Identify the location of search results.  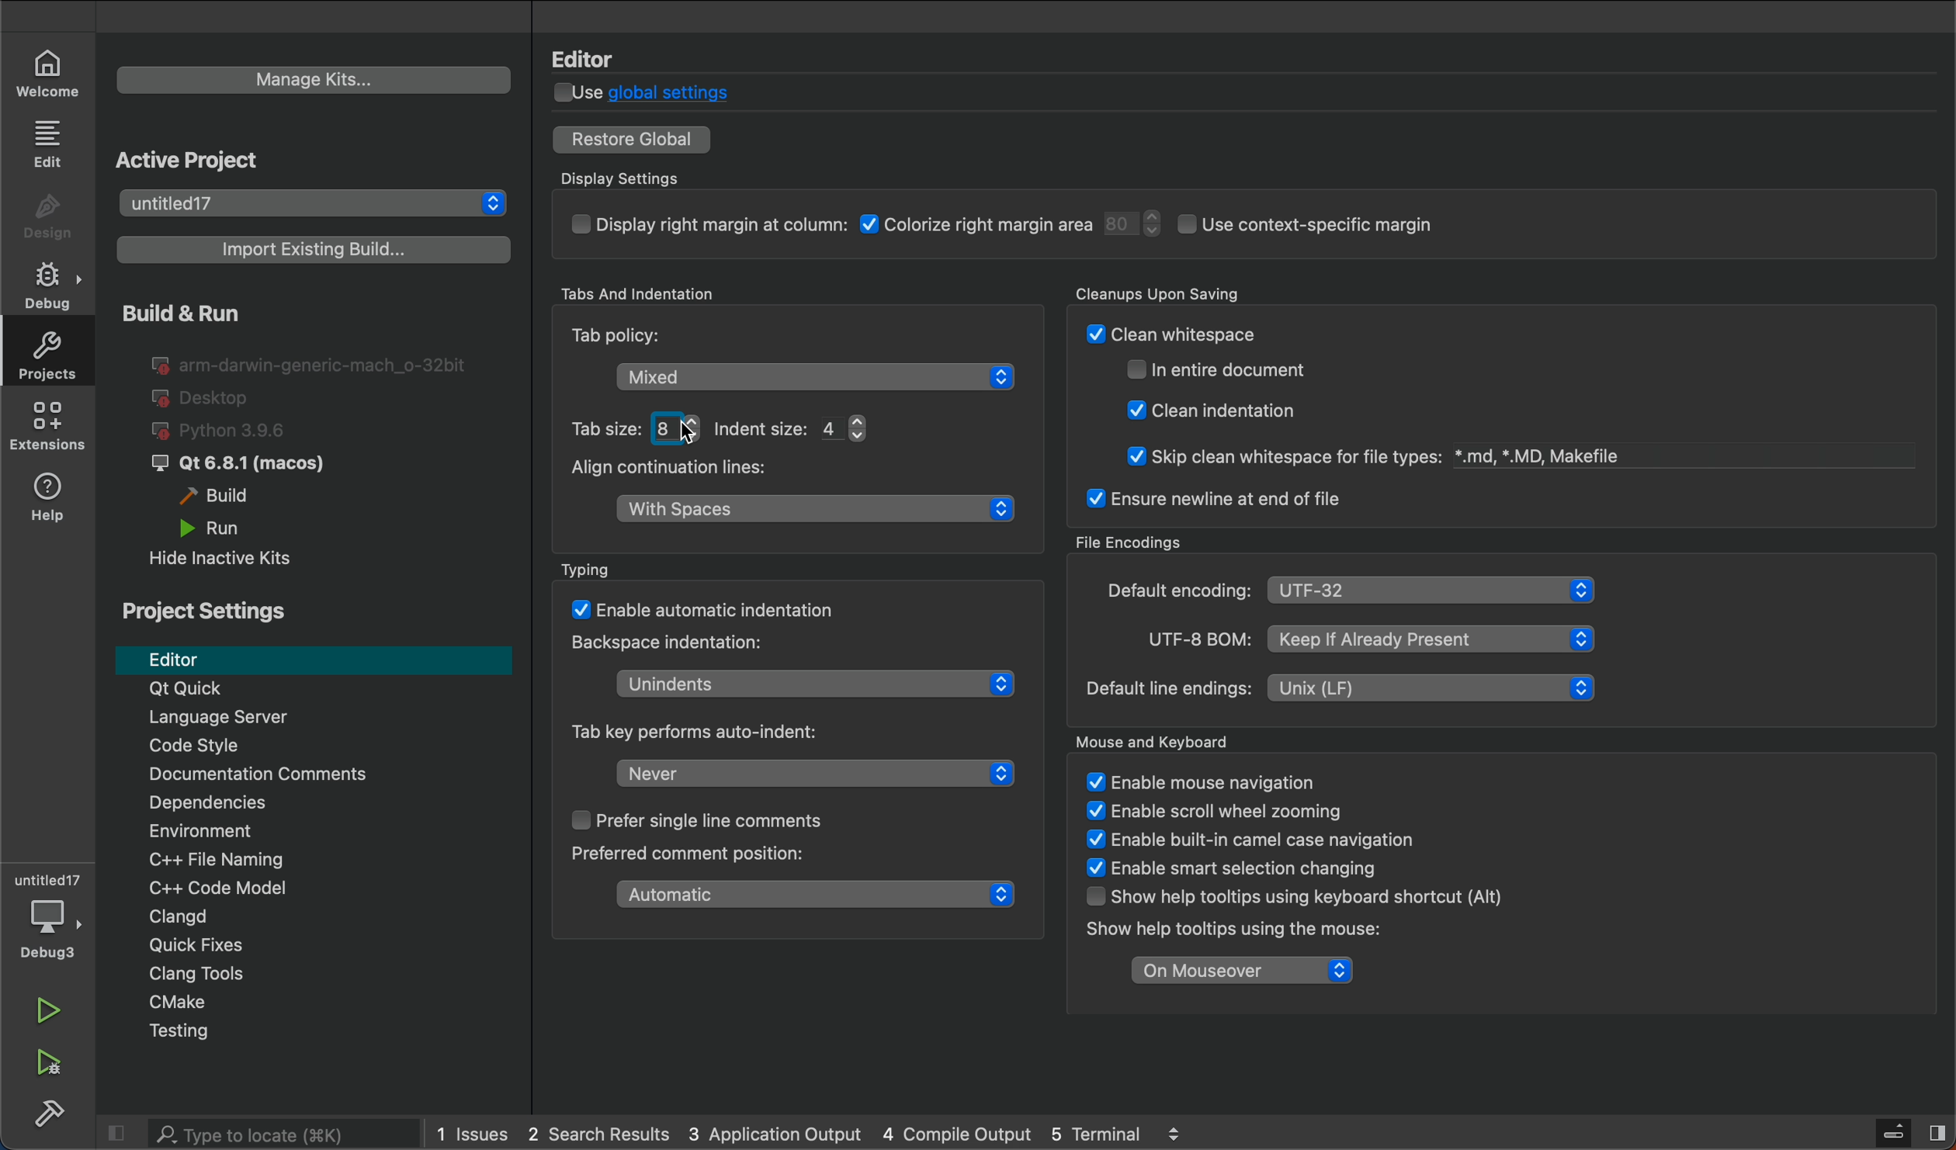
(601, 1135).